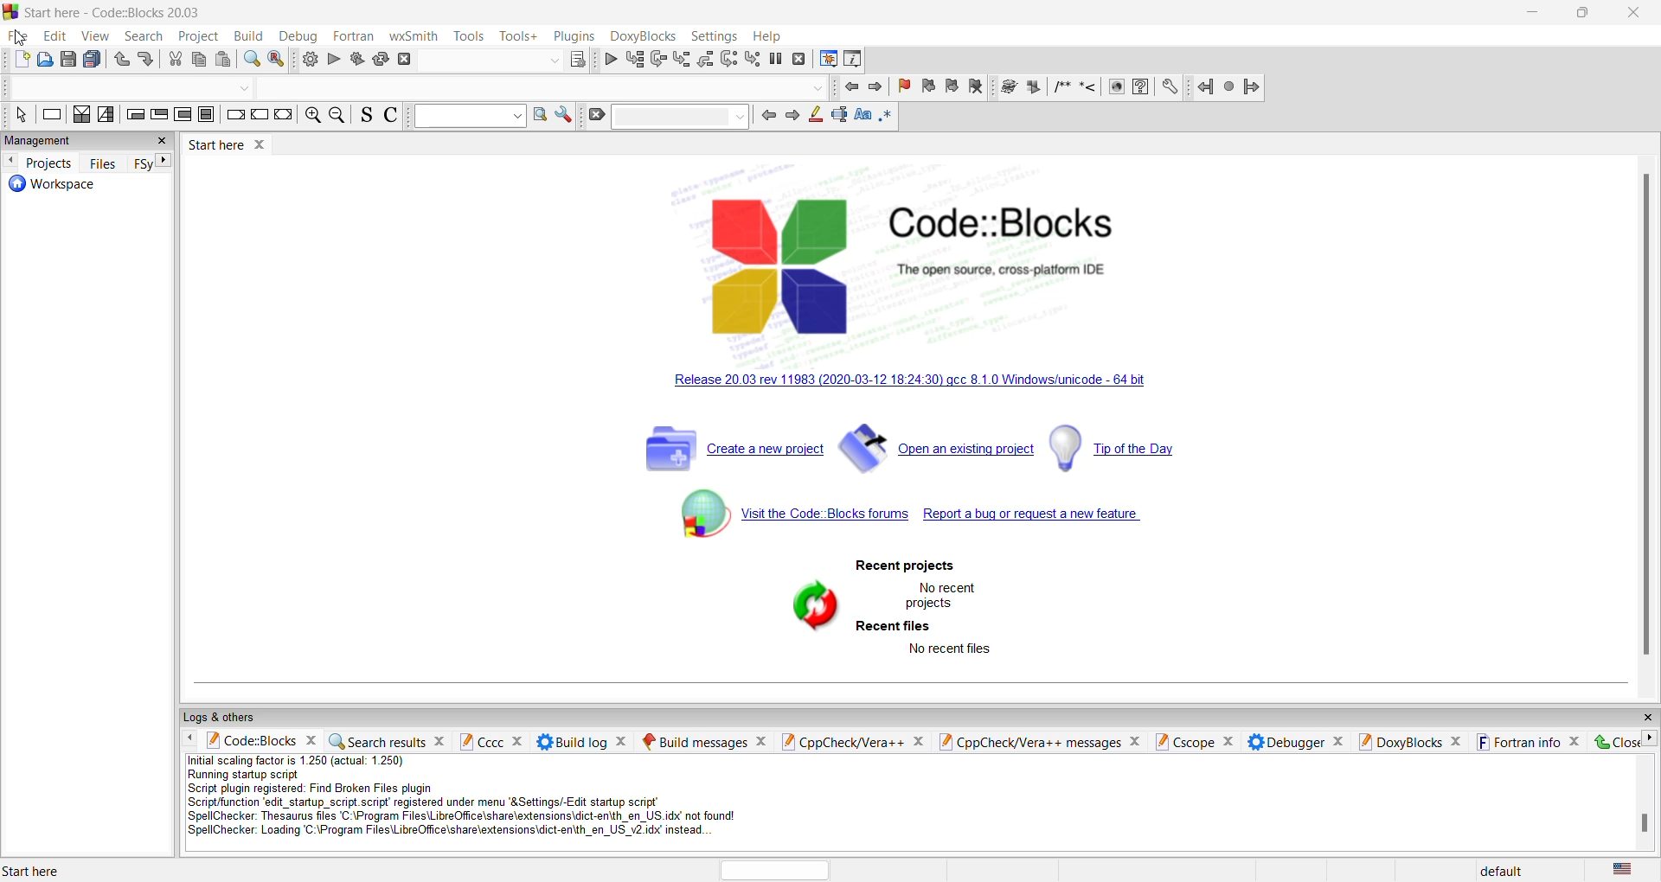 The image size is (1661, 882). I want to click on settings, so click(1169, 87).